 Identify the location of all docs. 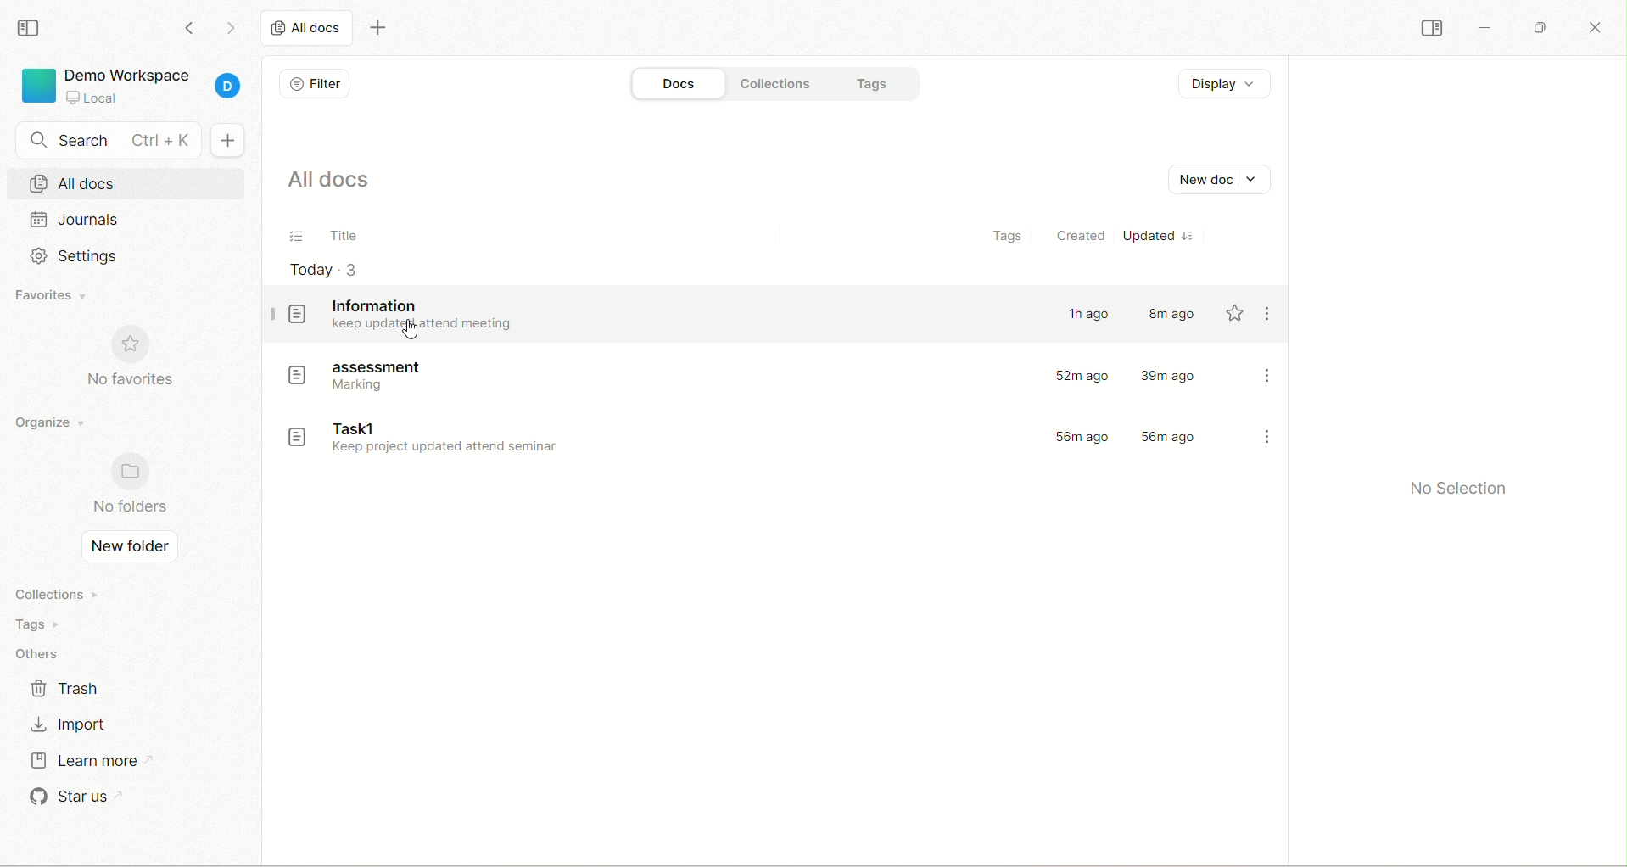
(327, 176).